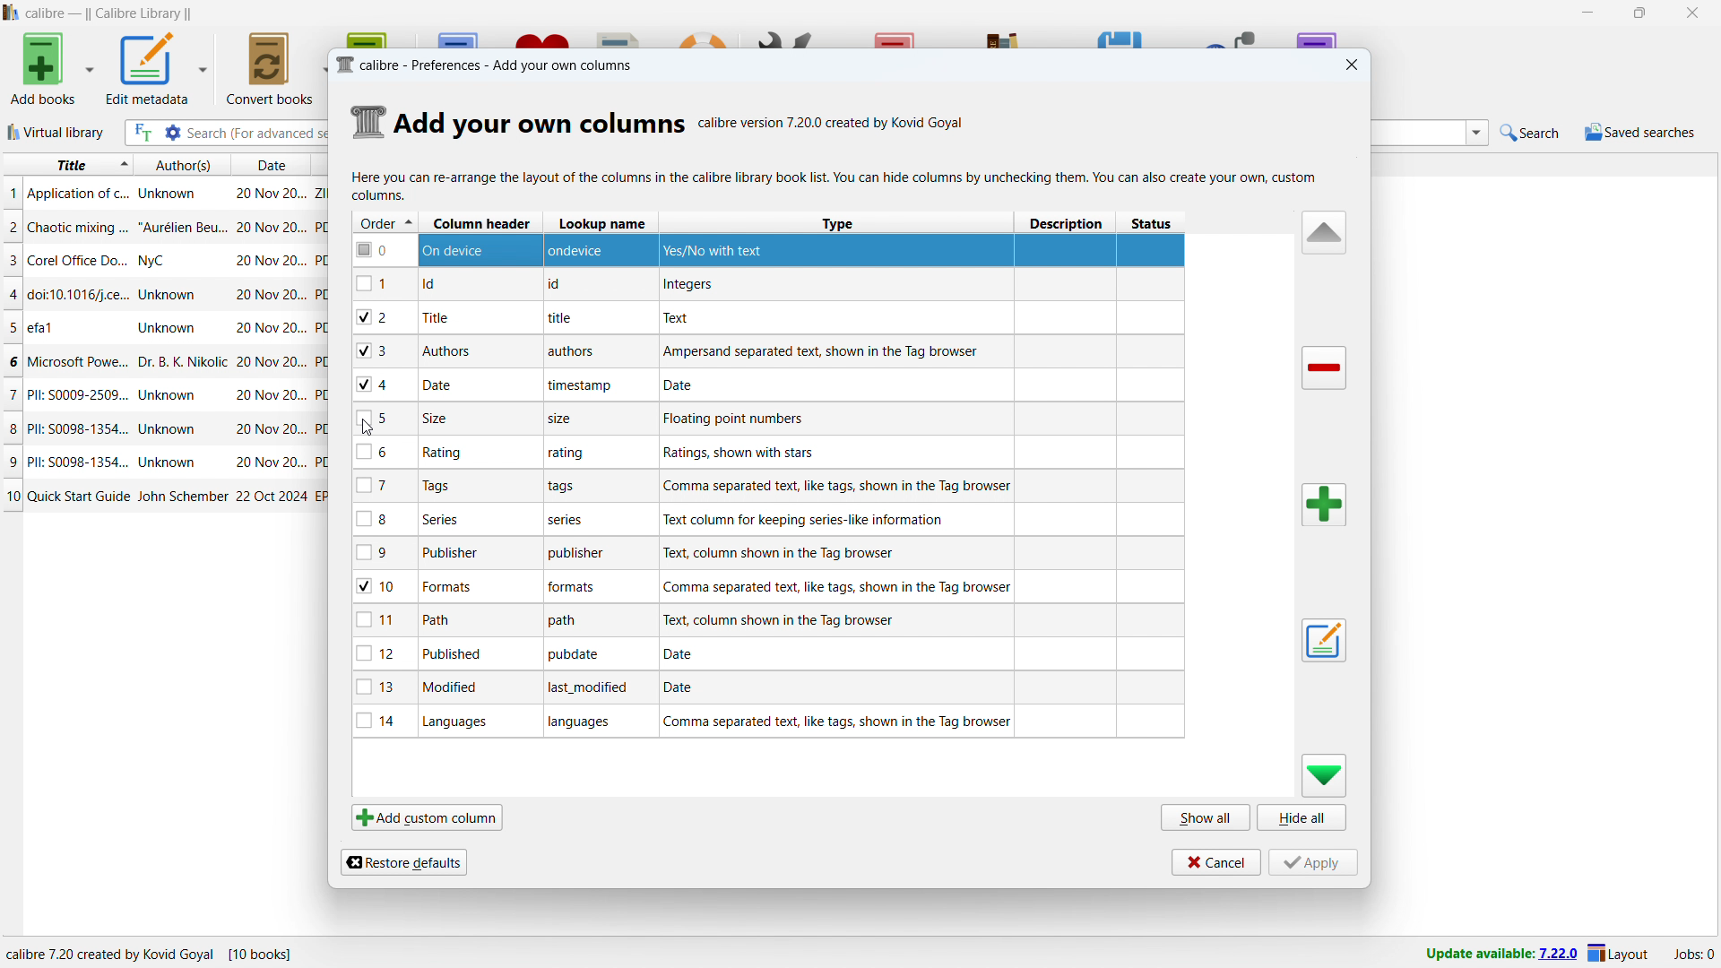 This screenshot has width=1721, height=968. I want to click on 5, so click(11, 328).